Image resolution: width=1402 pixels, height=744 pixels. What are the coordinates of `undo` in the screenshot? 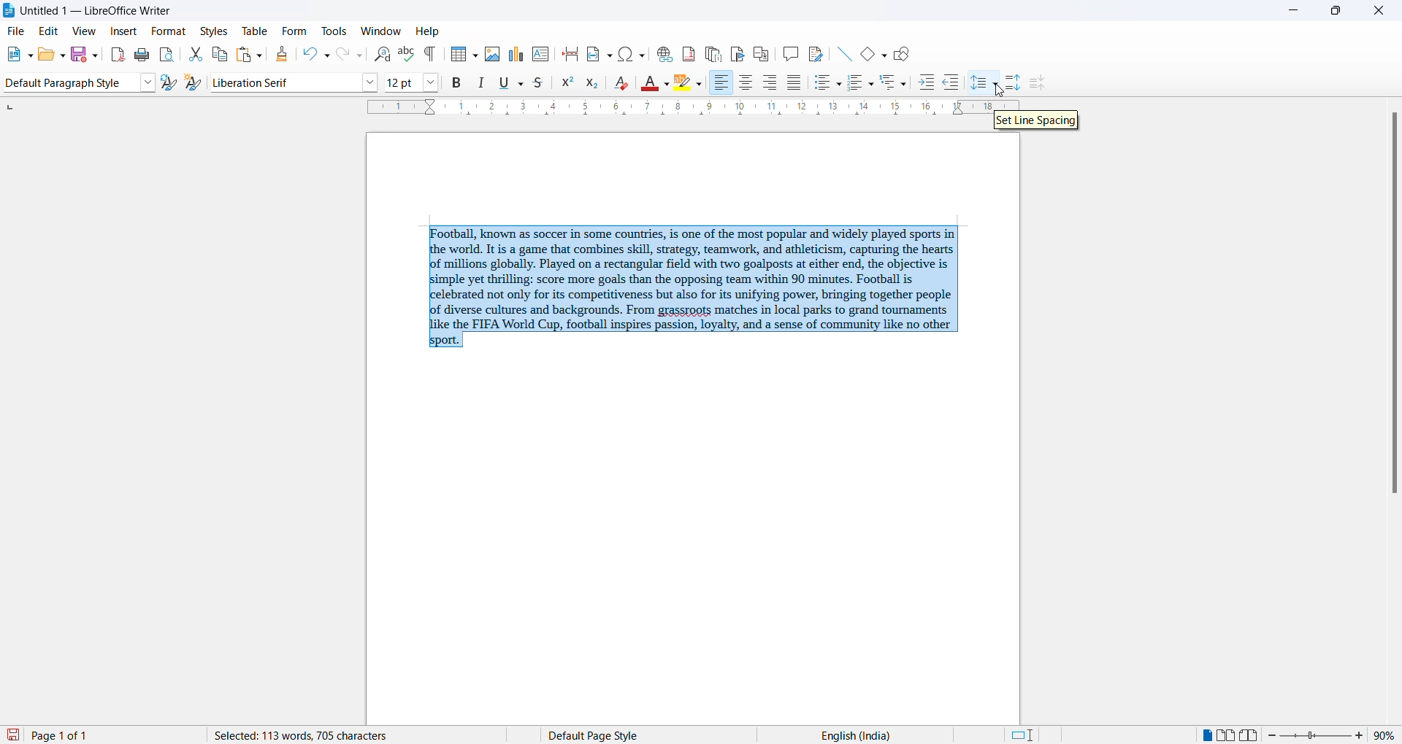 It's located at (316, 54).